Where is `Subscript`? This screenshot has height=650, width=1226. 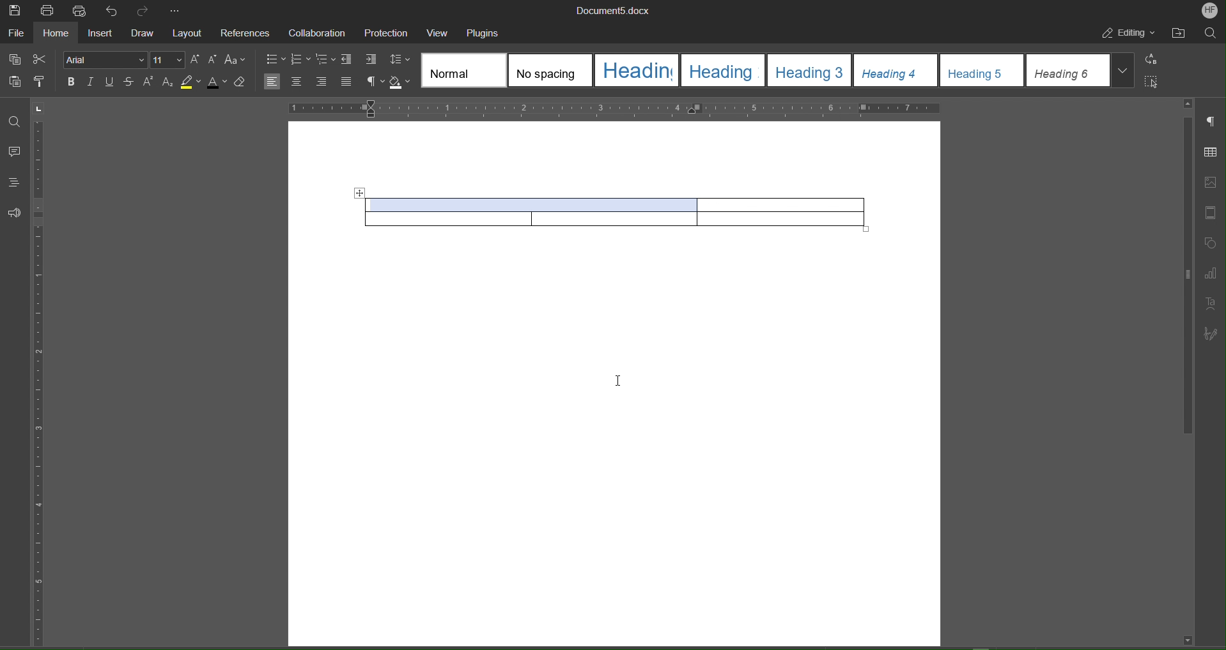
Subscript is located at coordinates (169, 82).